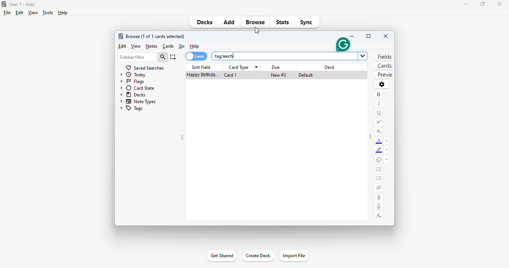 Image resolution: width=509 pixels, height=268 pixels. I want to click on fields, so click(384, 57).